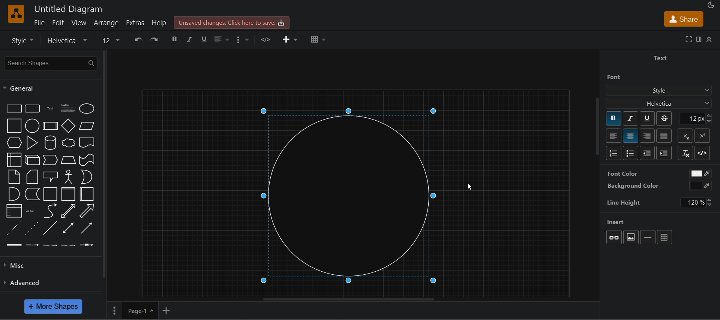  What do you see at coordinates (49, 109) in the screenshot?
I see `text` at bounding box center [49, 109].